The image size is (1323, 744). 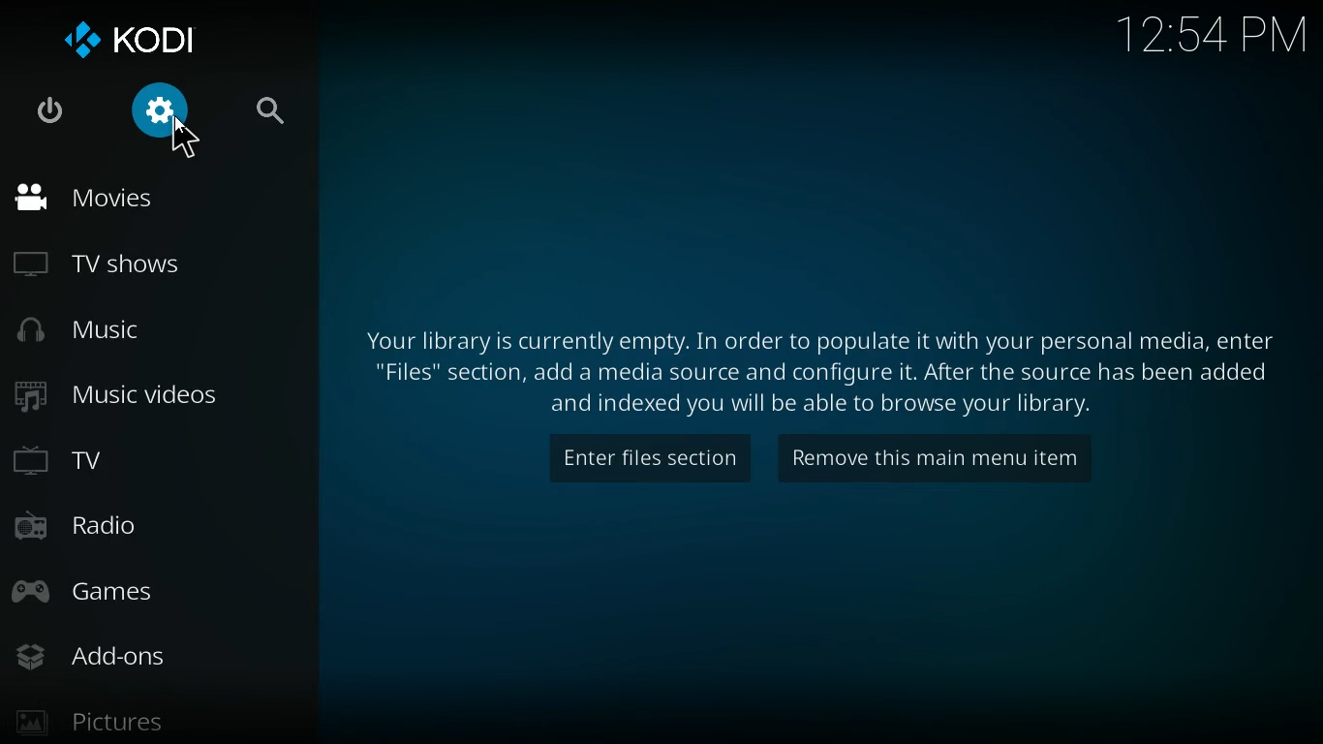 What do you see at coordinates (945, 460) in the screenshot?
I see `remove` at bounding box center [945, 460].